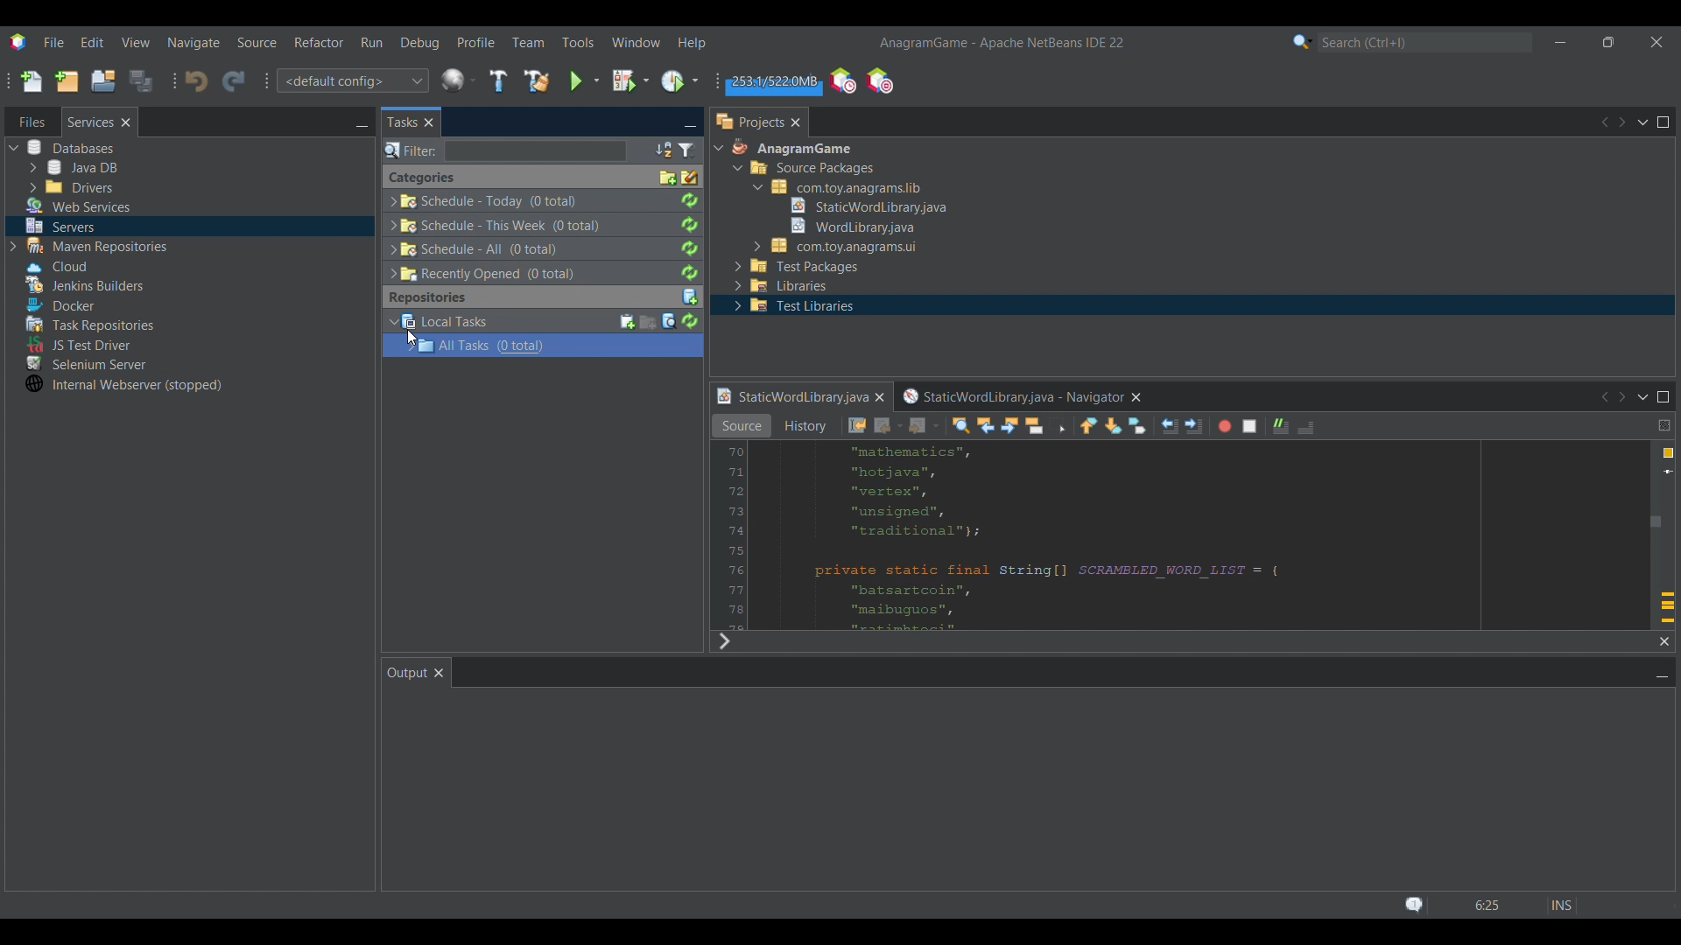 Image resolution: width=1681 pixels, height=945 pixels. I want to click on , so click(1021, 395).